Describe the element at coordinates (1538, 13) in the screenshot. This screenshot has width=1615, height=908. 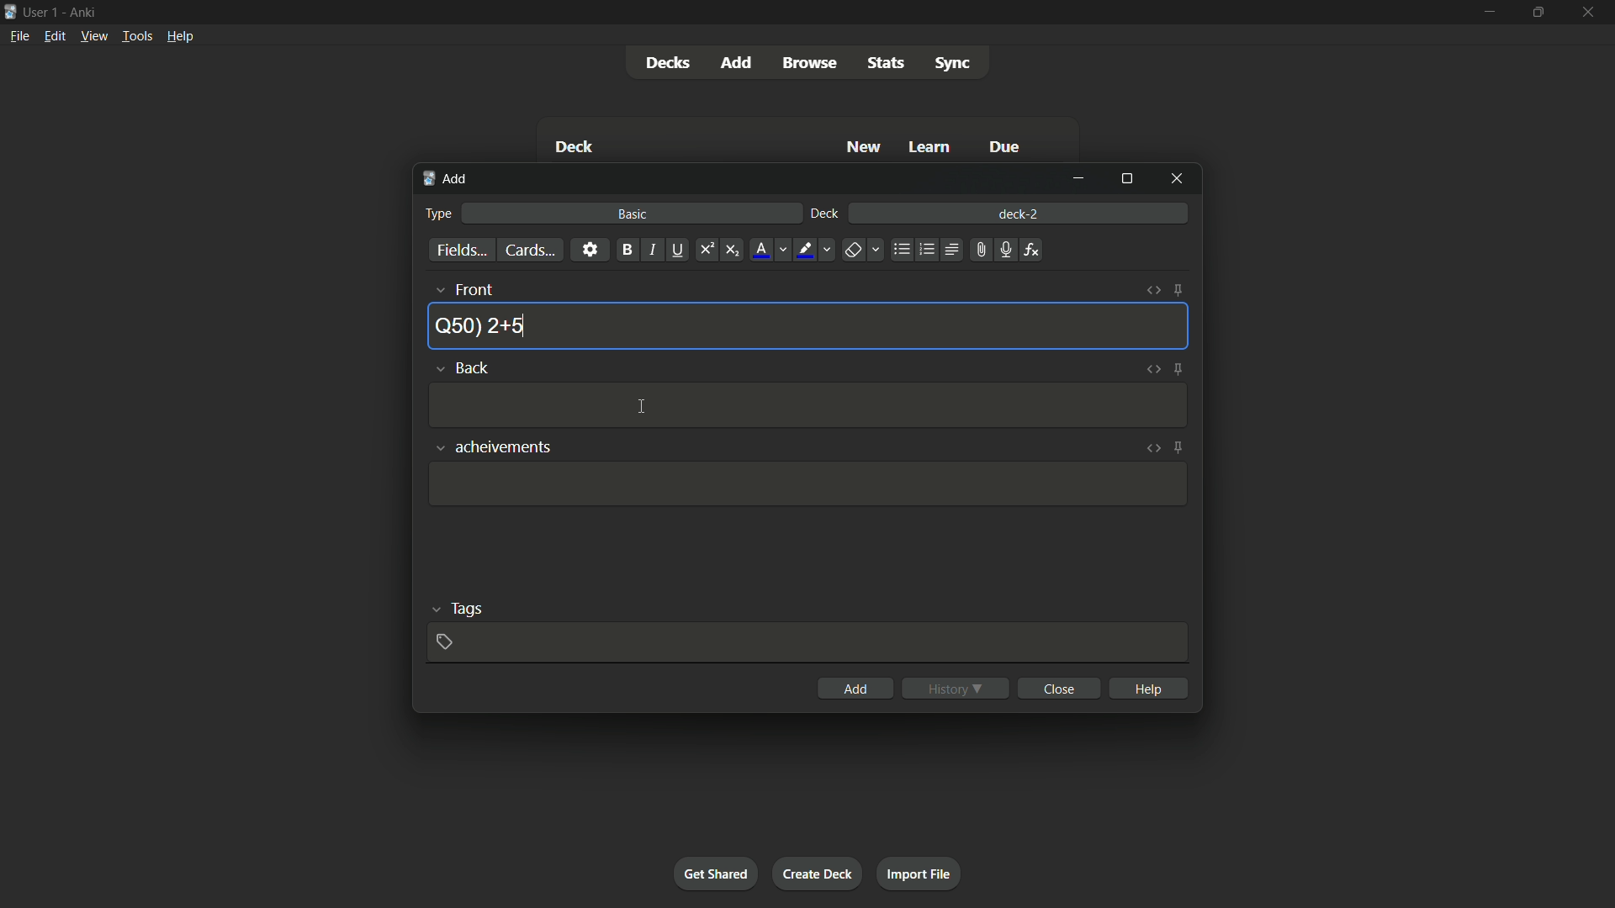
I see `maximize` at that location.